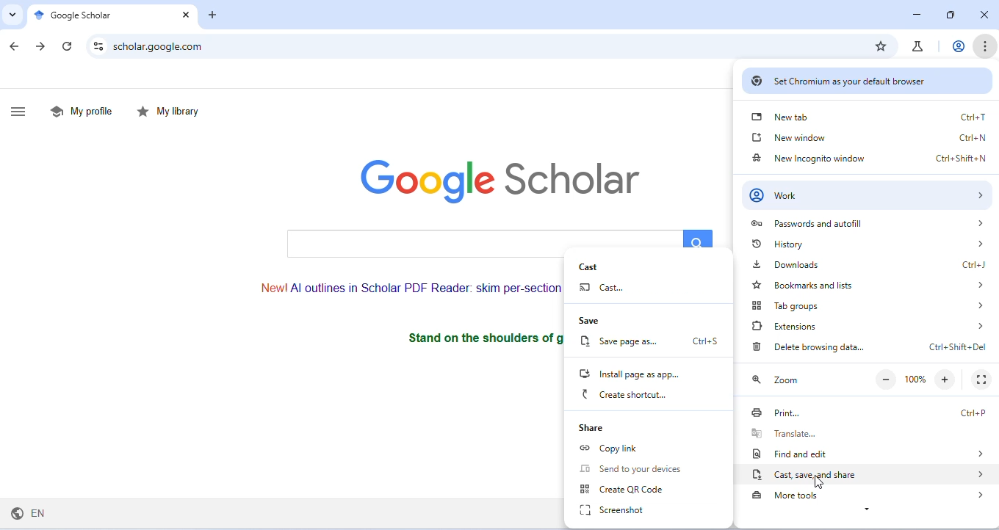  I want to click on search bar, so click(497, 238).